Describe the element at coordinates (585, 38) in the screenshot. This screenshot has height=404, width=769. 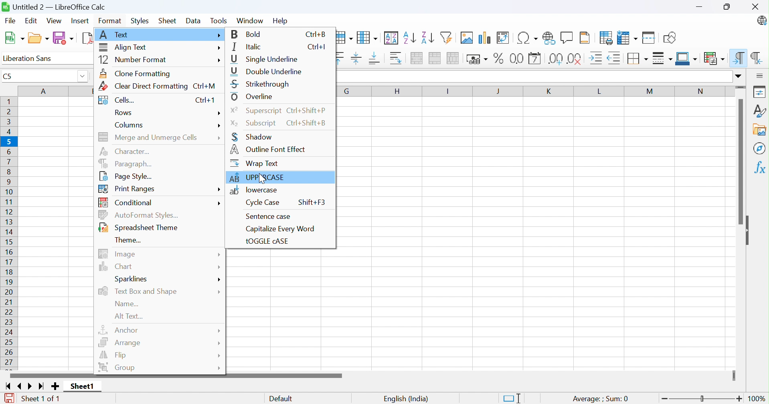
I see `Headers and footers` at that location.